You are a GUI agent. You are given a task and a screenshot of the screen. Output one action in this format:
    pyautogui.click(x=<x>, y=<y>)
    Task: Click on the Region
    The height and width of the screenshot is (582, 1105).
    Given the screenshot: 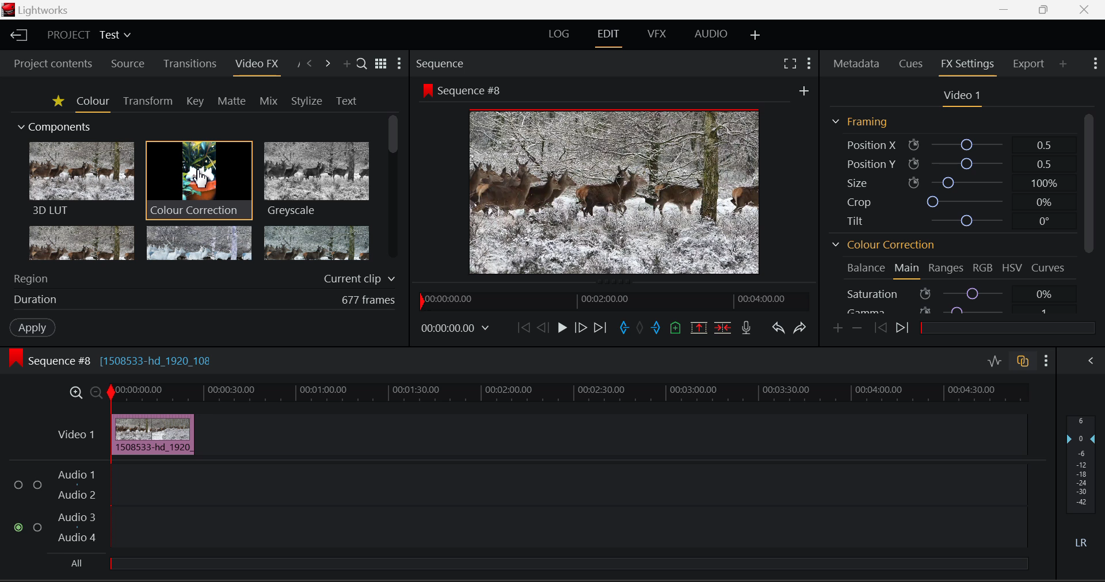 What is the action you would take?
    pyautogui.click(x=204, y=278)
    